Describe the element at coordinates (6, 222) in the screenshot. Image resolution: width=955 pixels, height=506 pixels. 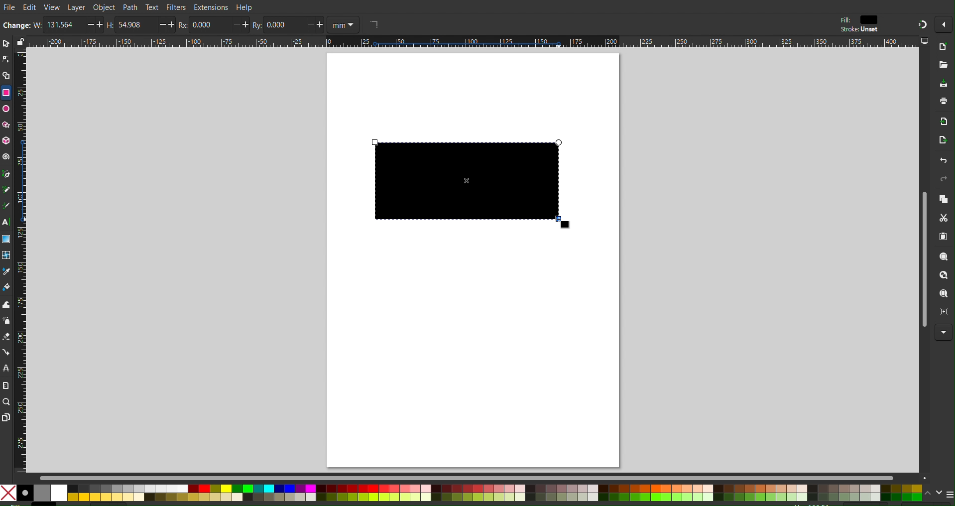
I see `Text Tool` at that location.